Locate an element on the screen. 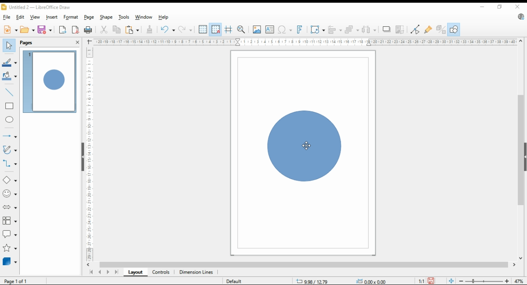 The width and height of the screenshot is (527, 285). copy is located at coordinates (117, 30).